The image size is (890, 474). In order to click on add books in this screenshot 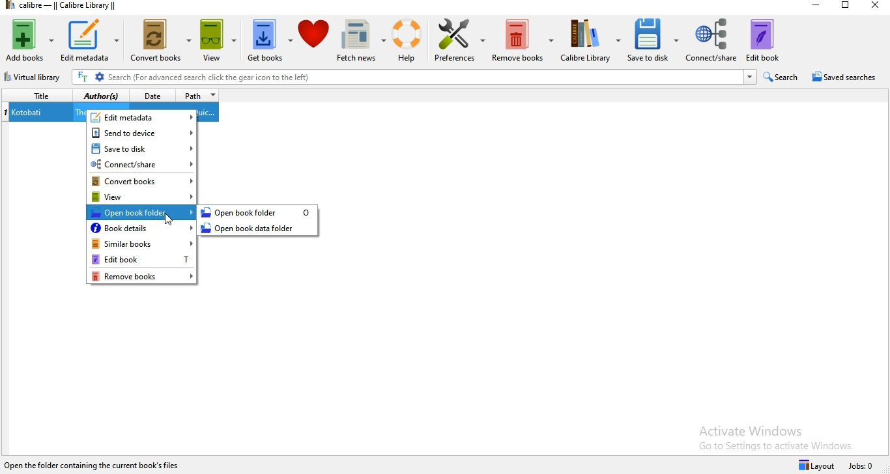, I will do `click(30, 40)`.